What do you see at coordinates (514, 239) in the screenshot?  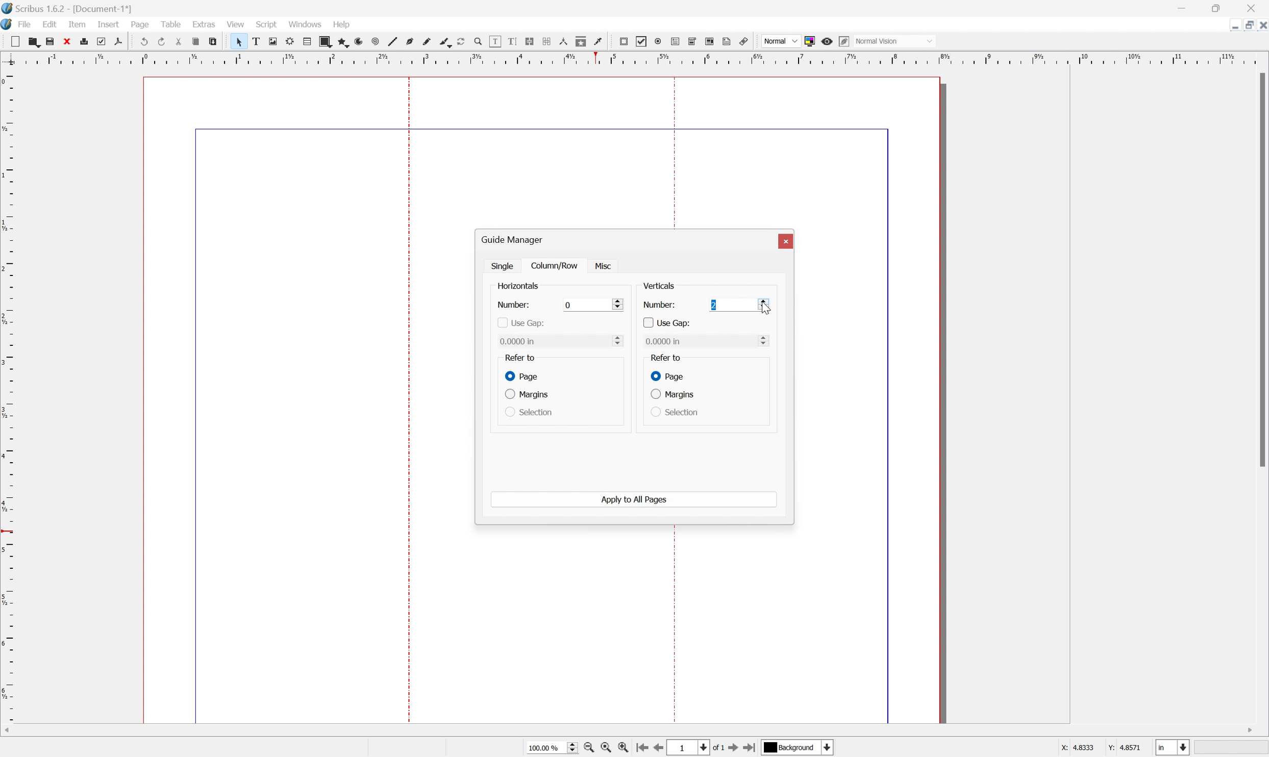 I see `guide manager` at bounding box center [514, 239].